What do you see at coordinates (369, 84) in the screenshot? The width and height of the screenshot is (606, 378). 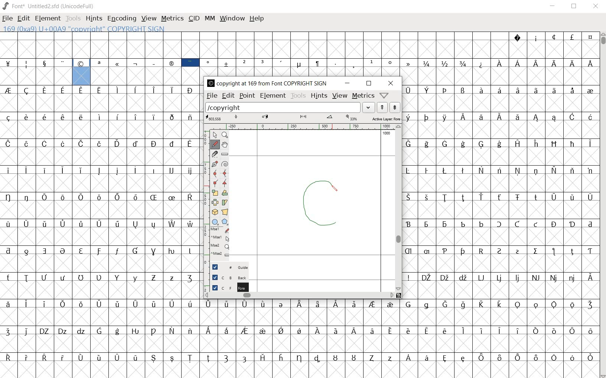 I see `restore` at bounding box center [369, 84].